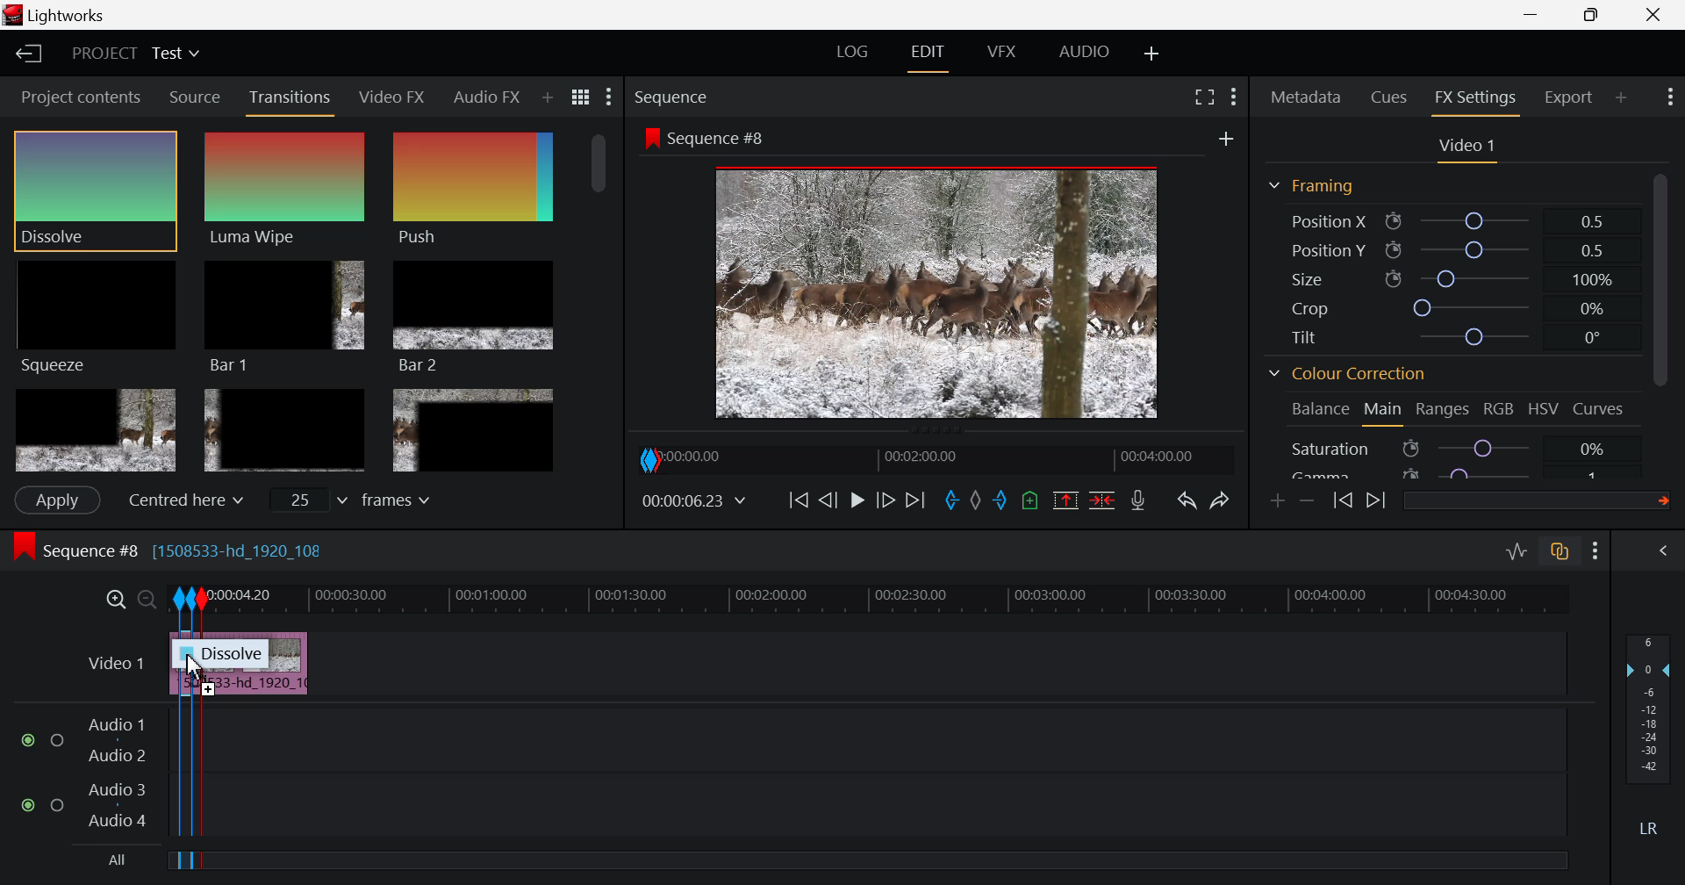 This screenshot has width=1685, height=885. What do you see at coordinates (62, 16) in the screenshot?
I see `Lightworks` at bounding box center [62, 16].